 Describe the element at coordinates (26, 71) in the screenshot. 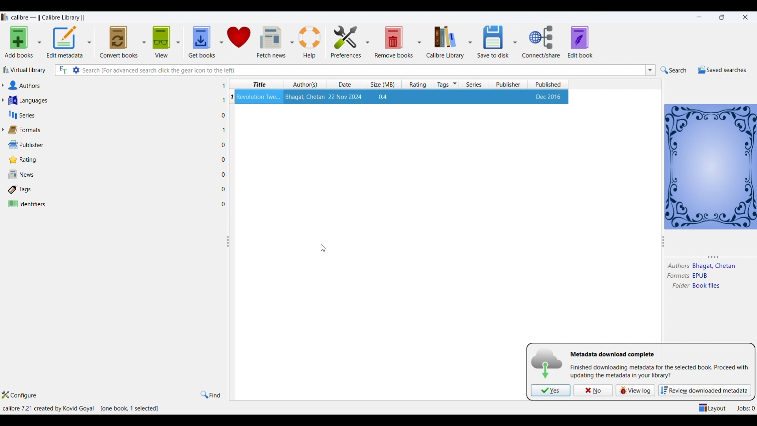

I see `virtual library` at that location.